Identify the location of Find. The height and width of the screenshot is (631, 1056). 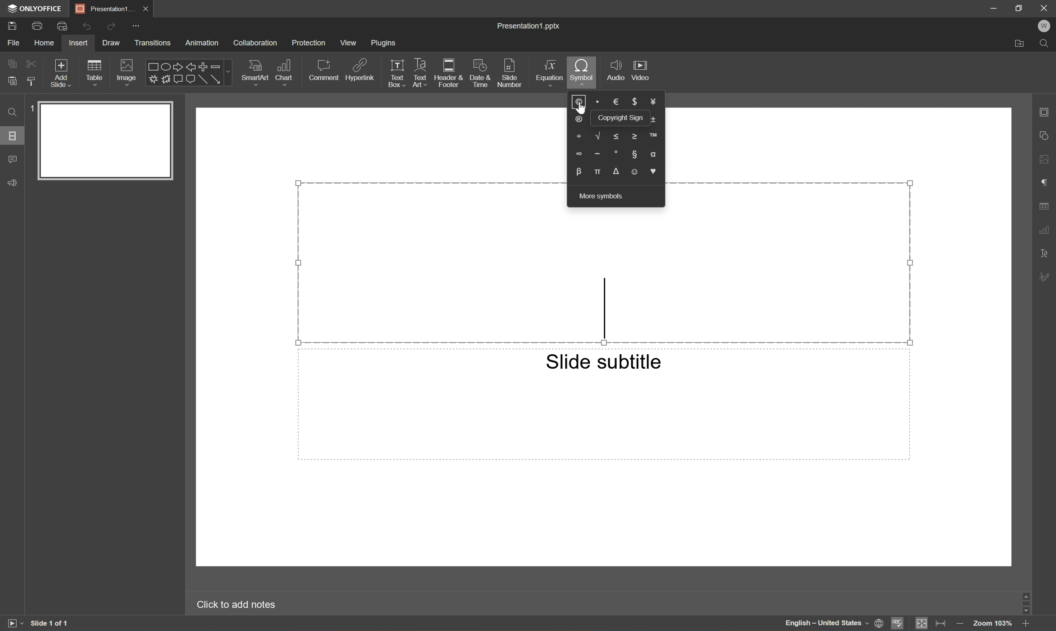
(11, 111).